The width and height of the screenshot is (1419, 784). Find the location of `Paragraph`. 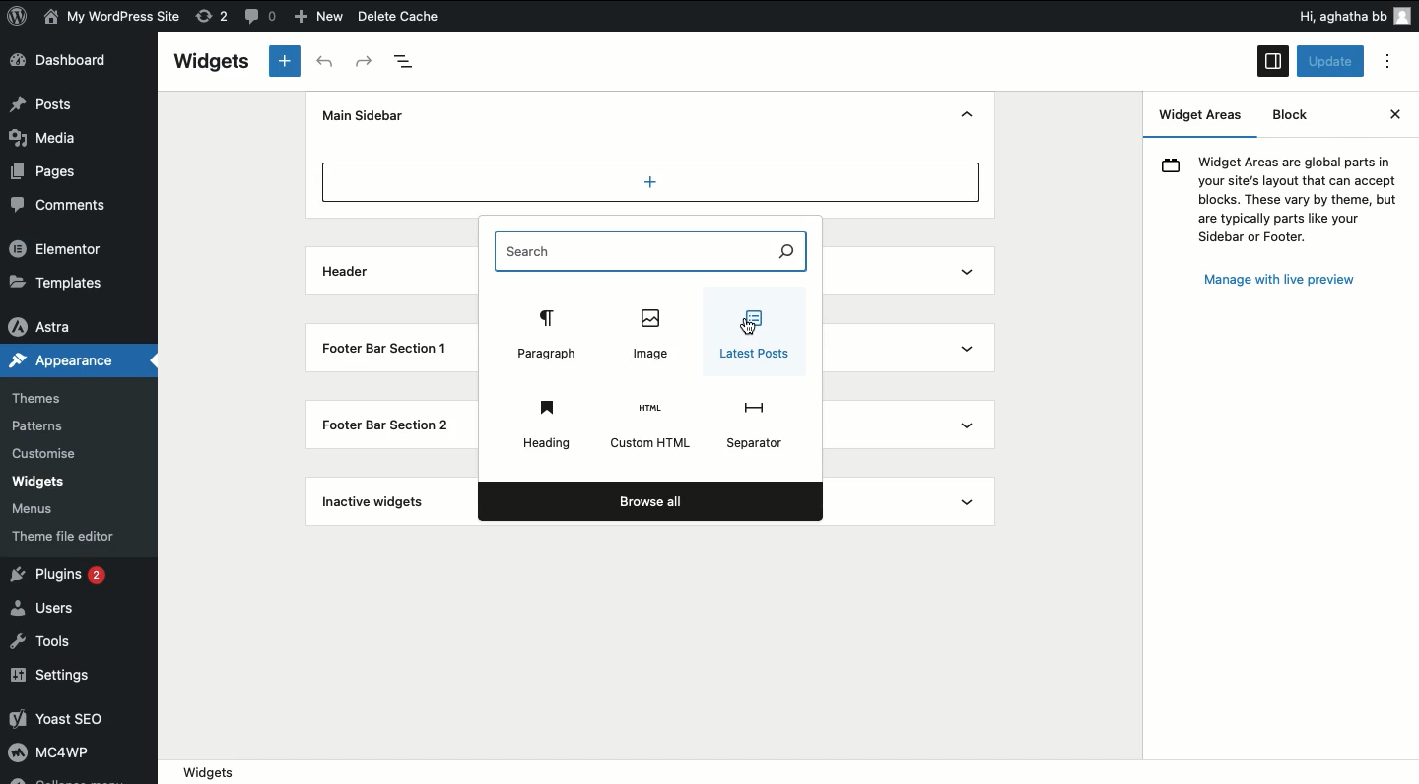

Paragraph is located at coordinates (545, 334).